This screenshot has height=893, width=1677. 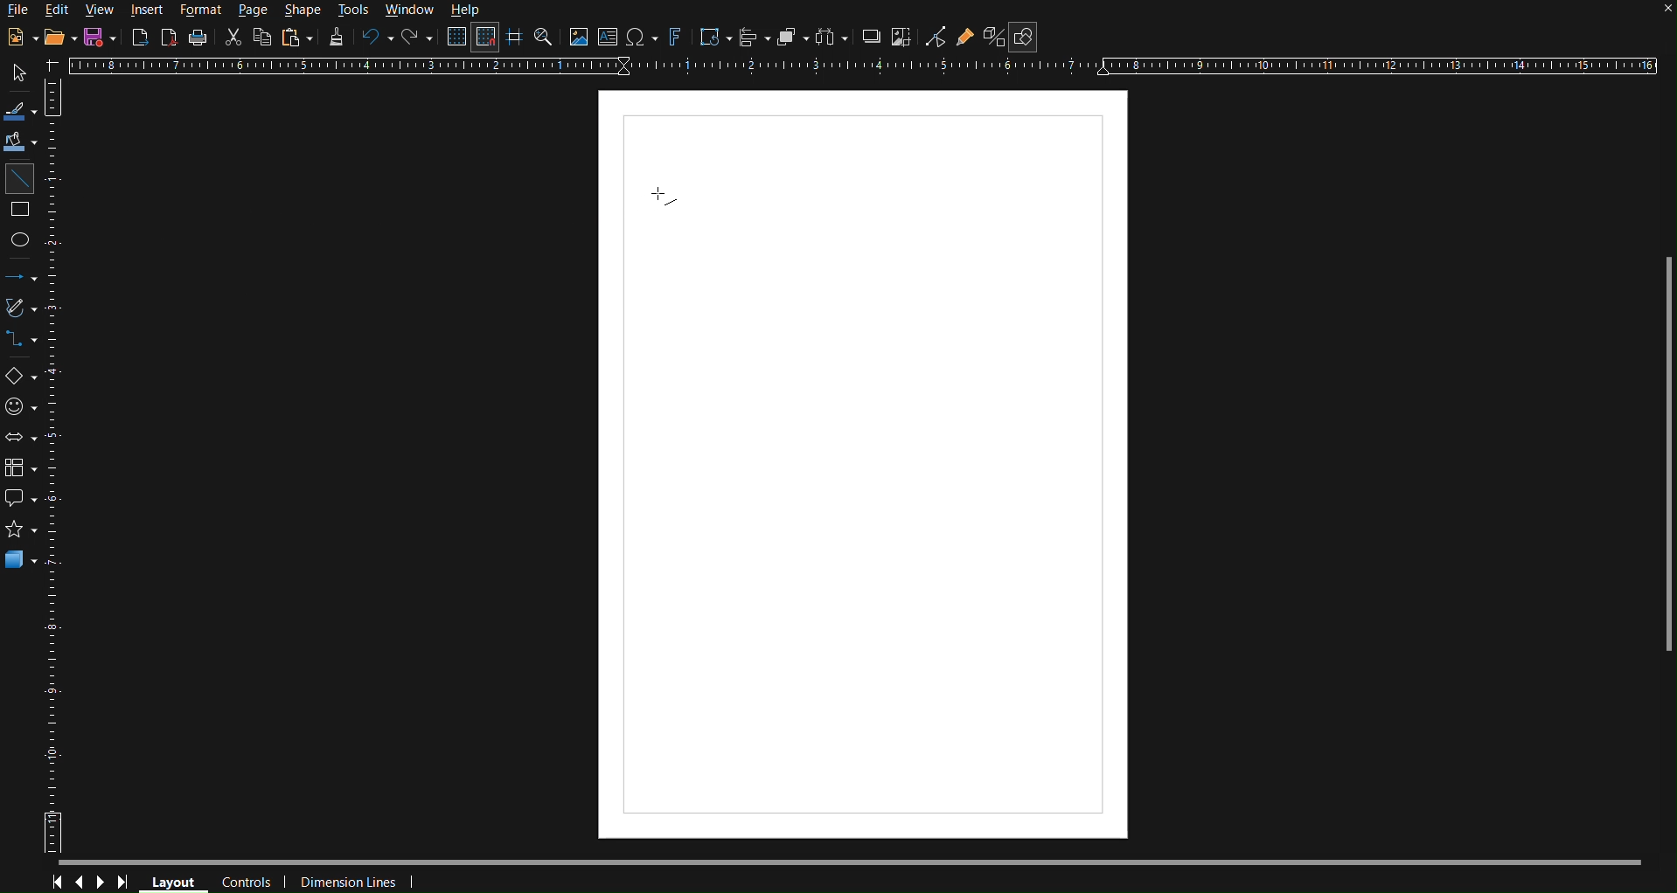 What do you see at coordinates (21, 558) in the screenshot?
I see `3D Objects` at bounding box center [21, 558].